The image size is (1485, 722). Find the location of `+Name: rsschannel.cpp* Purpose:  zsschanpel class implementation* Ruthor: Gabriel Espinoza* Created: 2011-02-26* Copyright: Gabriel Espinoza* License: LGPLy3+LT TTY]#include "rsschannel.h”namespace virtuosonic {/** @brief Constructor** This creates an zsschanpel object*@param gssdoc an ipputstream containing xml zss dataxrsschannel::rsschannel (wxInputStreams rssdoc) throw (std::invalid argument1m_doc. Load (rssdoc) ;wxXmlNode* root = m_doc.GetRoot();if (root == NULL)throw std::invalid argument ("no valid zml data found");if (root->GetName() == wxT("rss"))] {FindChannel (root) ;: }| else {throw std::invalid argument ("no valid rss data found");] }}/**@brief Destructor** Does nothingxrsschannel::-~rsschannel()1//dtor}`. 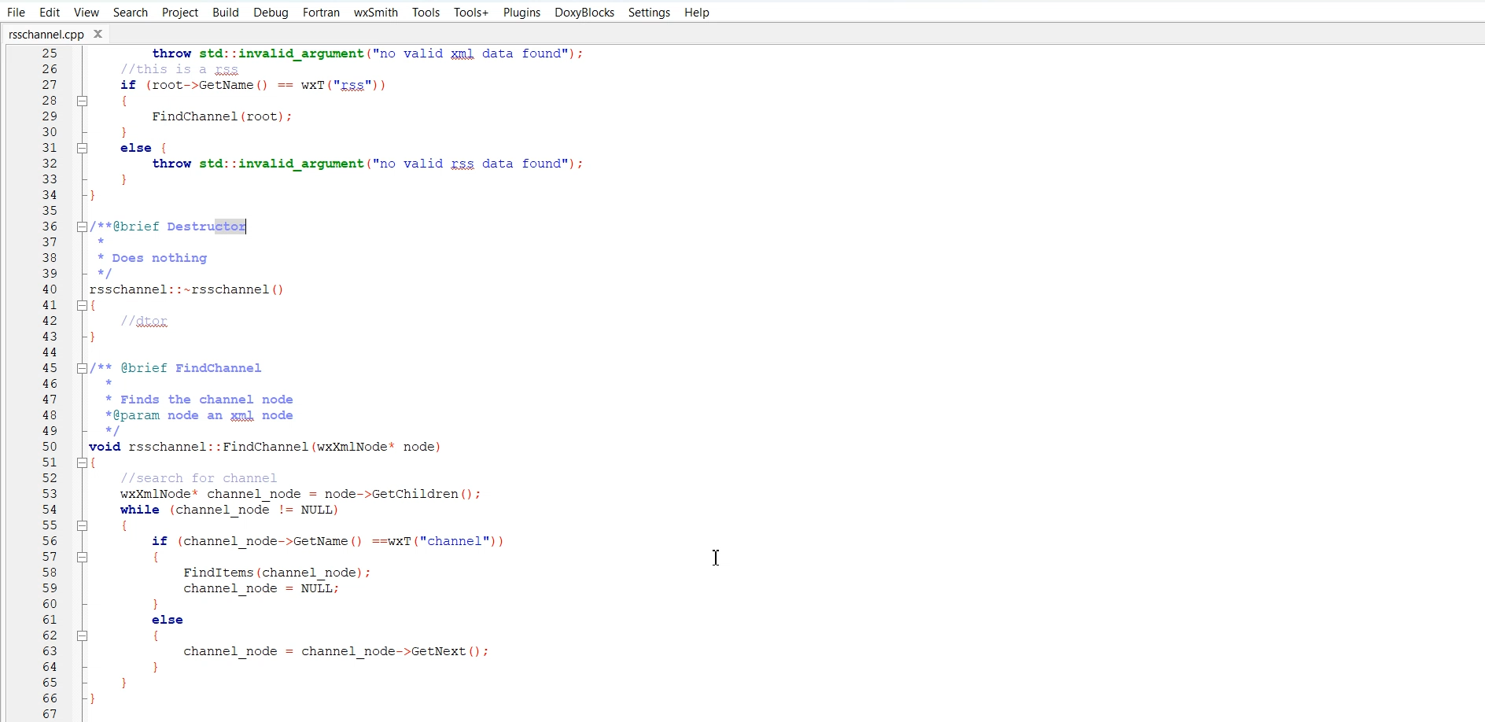

+Name: rsschannel.cpp* Purpose:  zsschanpel class implementation* Ruthor: Gabriel Espinoza* Created: 2011-02-26* Copyright: Gabriel Espinoza* License: LGPLy3+LT TTY]#include "rsschannel.h”namespace virtuosonic {/** @brief Constructor** This creates an zsschanpel object*@param gssdoc an ipputstream containing xml zss dataxrsschannel::rsschannel (wxInputStreams rssdoc) throw (std::invalid argument1m_doc. Load (rssdoc) ;wxXmlNode* root = m_doc.GetRoot();if (root == NULL)throw std::invalid argument ("no valid zml data found");if (root->GetName() == wxT("rss"))] {FindChannel (root) ;: }| else {throw std::invalid argument ("no valid rss data found");] }}/**@brief Destructor** Does nothingxrsschannel::-~rsschannel()1//dtor} is located at coordinates (365, 377).